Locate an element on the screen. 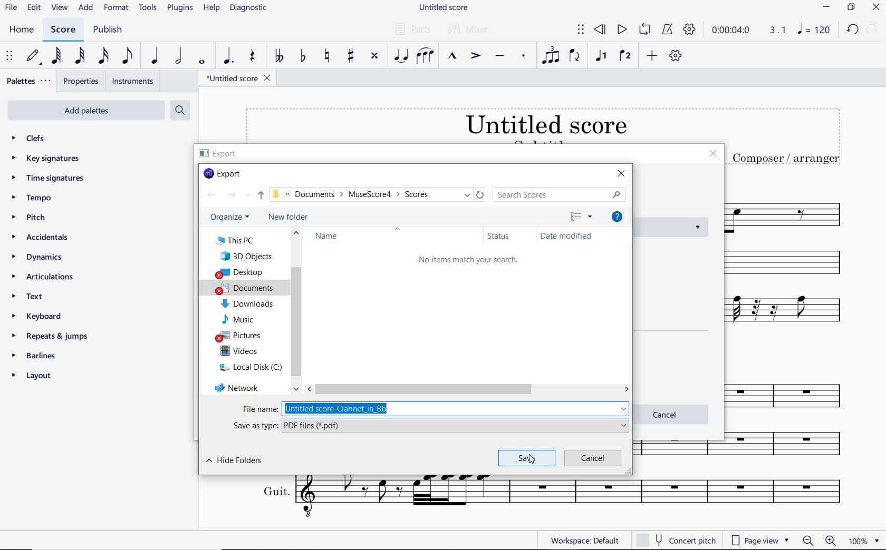 The width and height of the screenshot is (886, 550). EXPORT is located at coordinates (227, 173).